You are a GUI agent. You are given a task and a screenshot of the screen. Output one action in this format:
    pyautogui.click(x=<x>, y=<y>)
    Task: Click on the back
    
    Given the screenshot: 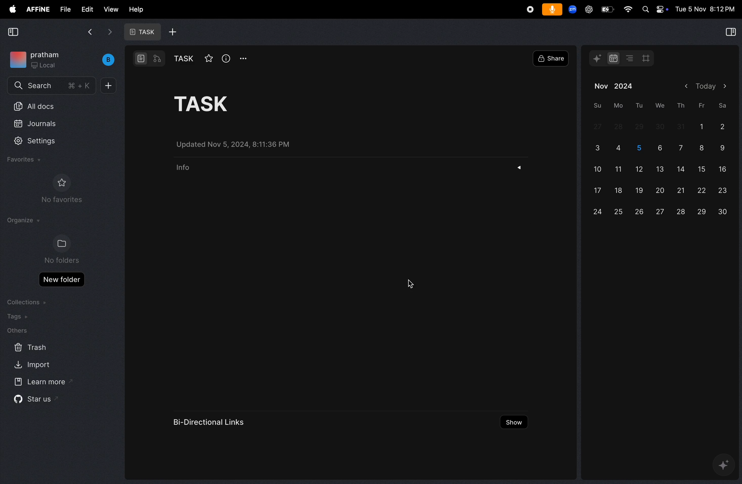 What is the action you would take?
    pyautogui.click(x=90, y=31)
    